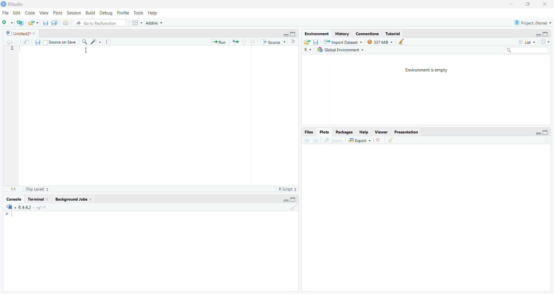  What do you see at coordinates (532, 22) in the screenshot?
I see `Project: (None) ` at bounding box center [532, 22].